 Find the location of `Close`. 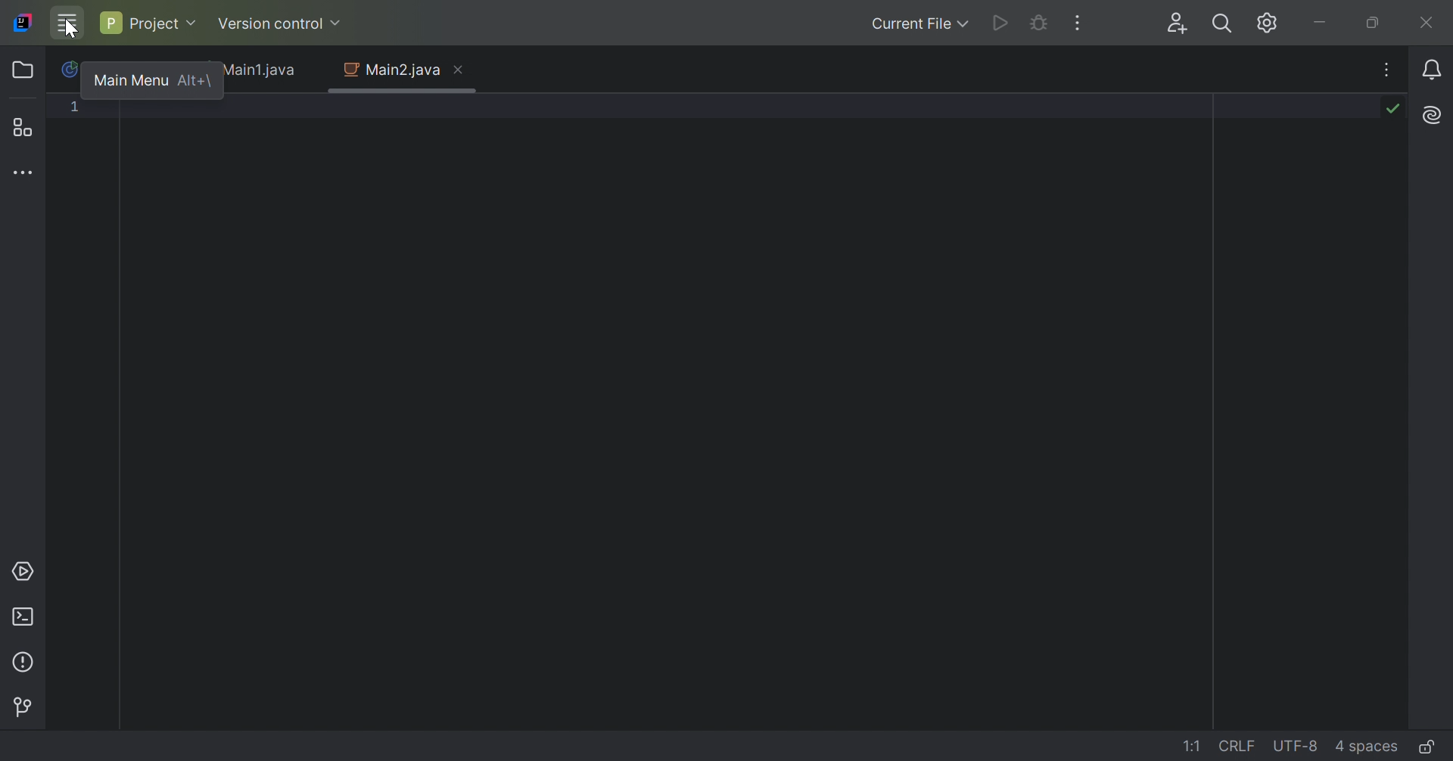

Close is located at coordinates (1428, 23).